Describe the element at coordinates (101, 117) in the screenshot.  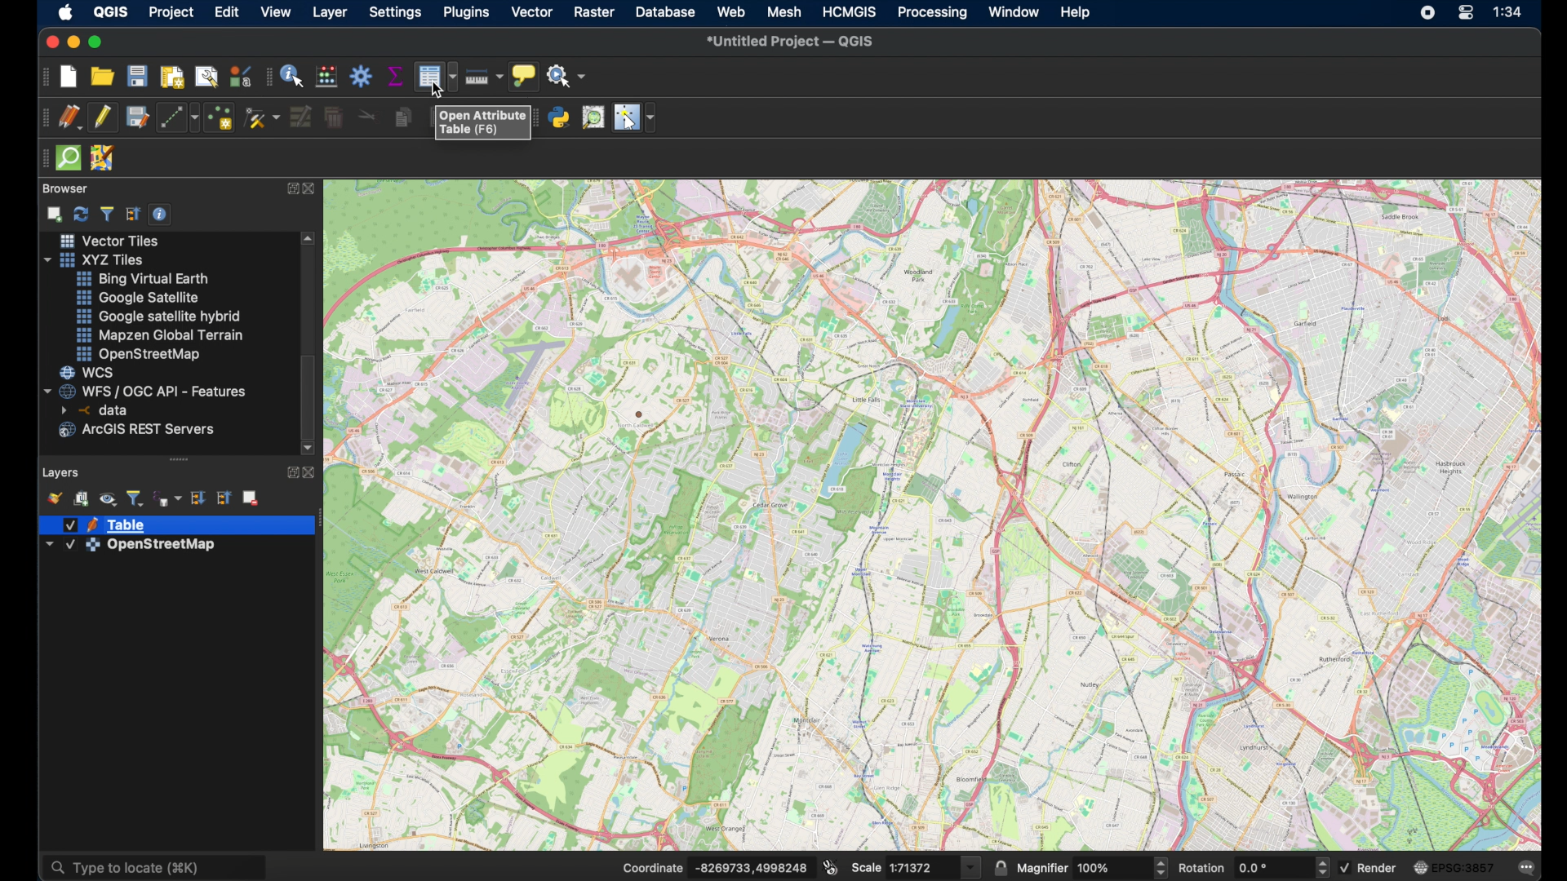
I see `toggle editing` at that location.